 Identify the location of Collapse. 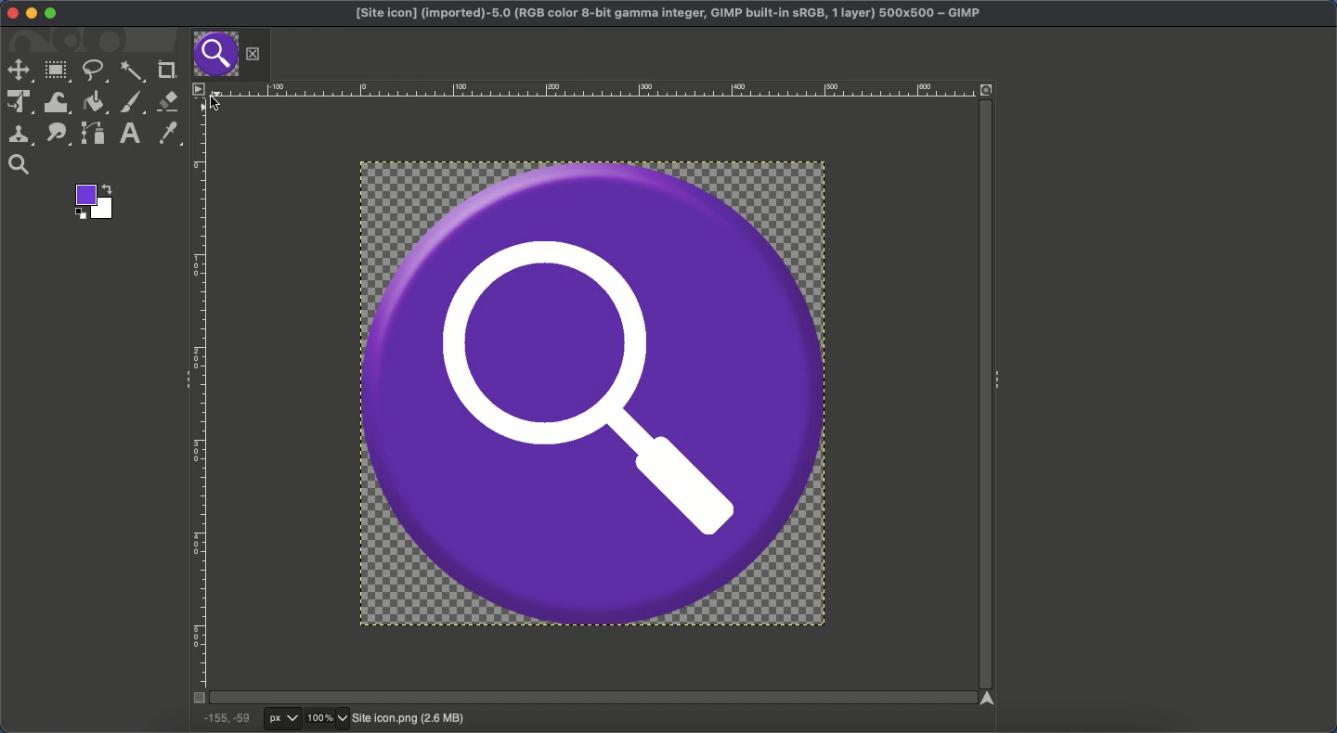
(182, 378).